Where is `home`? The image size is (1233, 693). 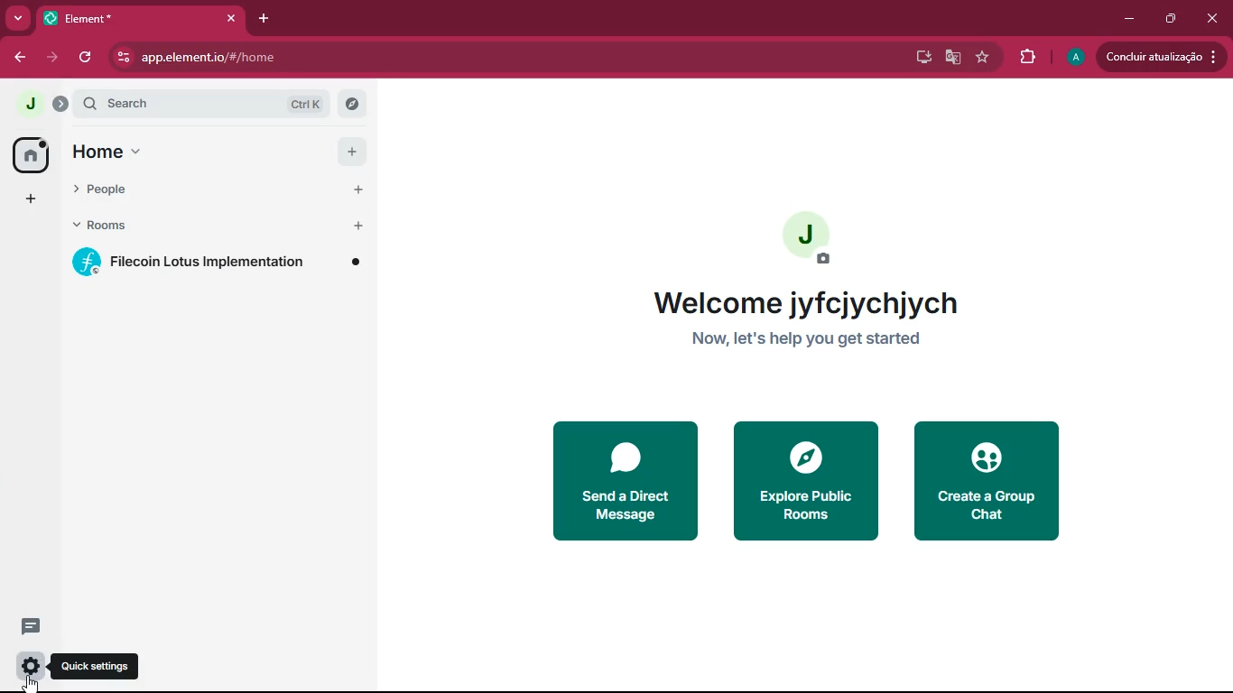 home is located at coordinates (29, 155).